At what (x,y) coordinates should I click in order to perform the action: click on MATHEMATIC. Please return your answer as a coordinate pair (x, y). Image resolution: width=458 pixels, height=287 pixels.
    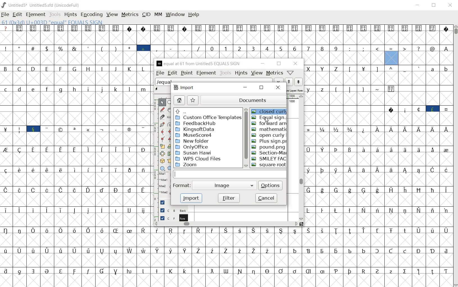
    Looking at the image, I should click on (270, 129).